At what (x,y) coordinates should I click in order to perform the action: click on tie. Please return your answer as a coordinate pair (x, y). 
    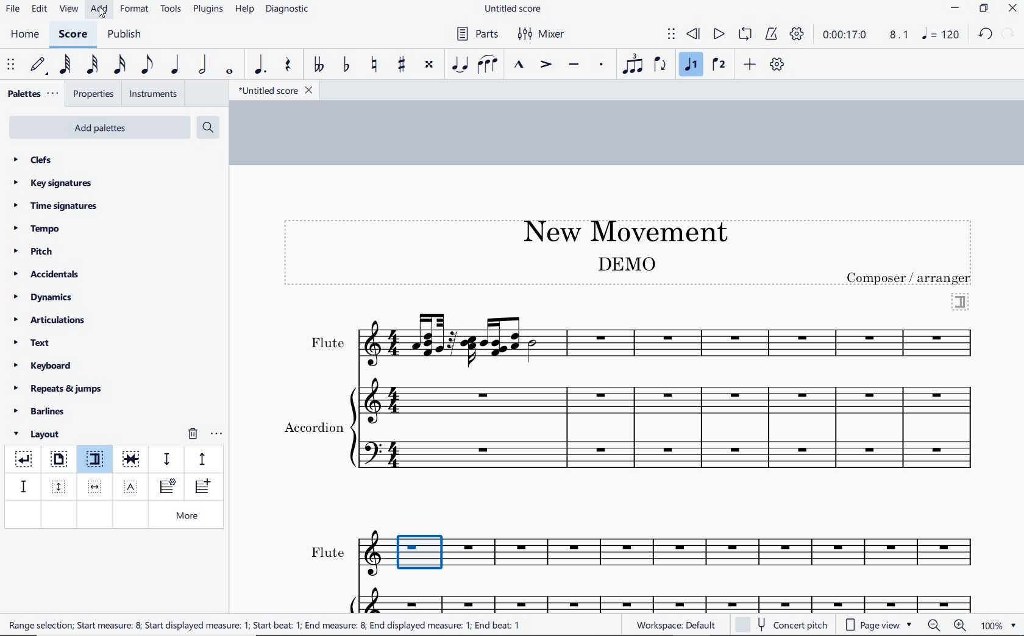
    Looking at the image, I should click on (461, 65).